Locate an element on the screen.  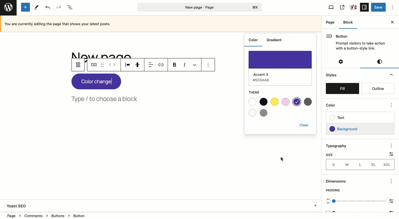
Clear is located at coordinates (305, 125).